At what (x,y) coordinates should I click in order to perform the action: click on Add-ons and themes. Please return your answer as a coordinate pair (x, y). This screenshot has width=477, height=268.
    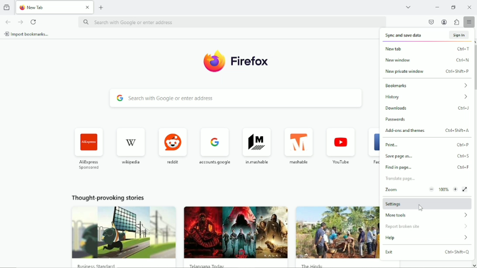
    Looking at the image, I should click on (427, 131).